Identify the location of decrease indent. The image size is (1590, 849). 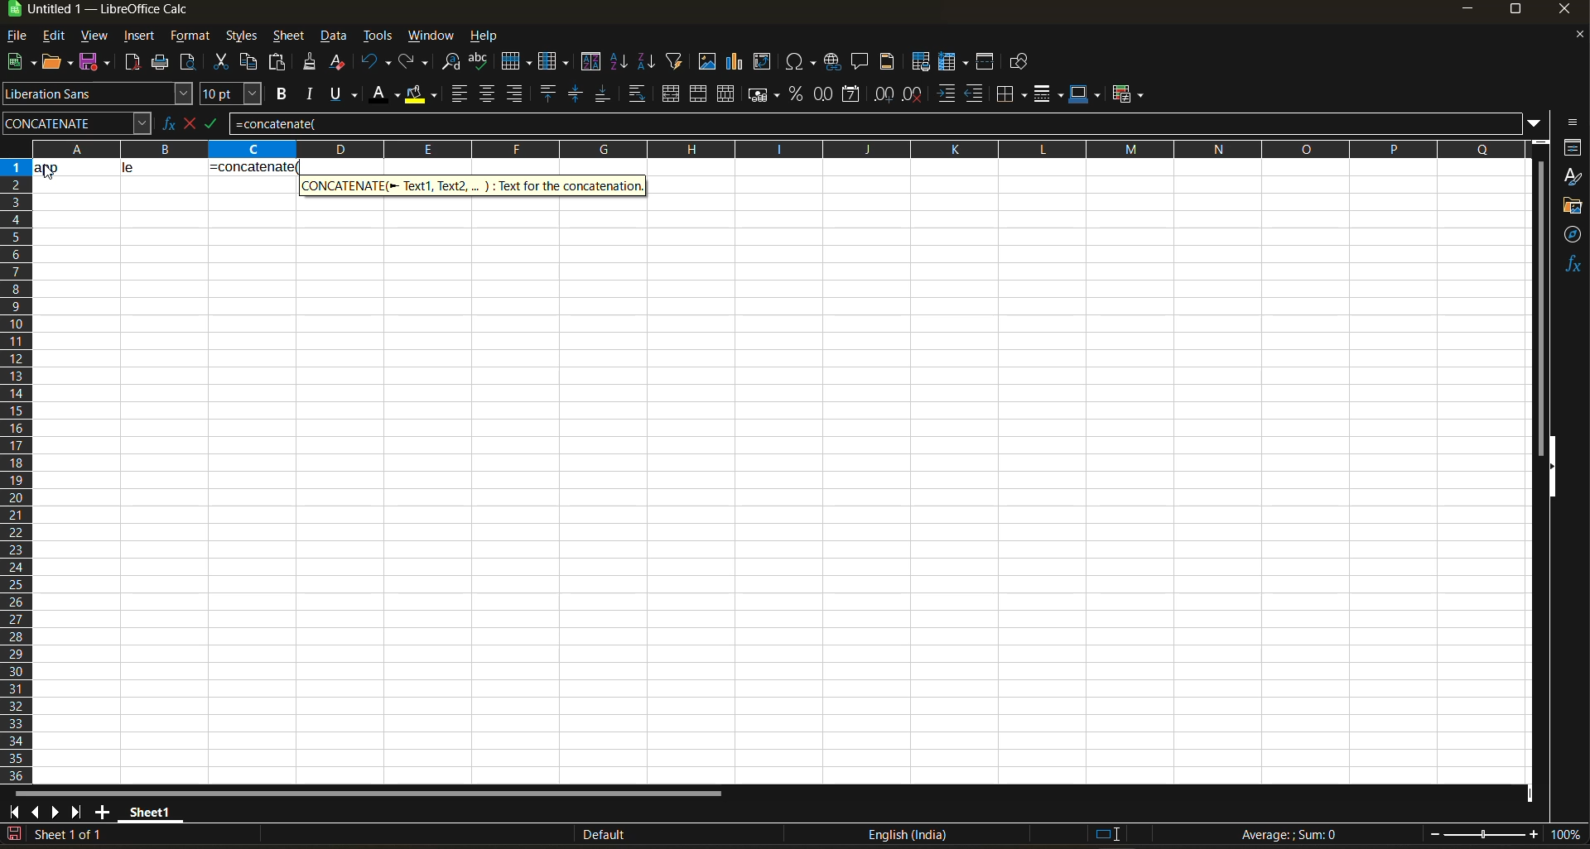
(978, 94).